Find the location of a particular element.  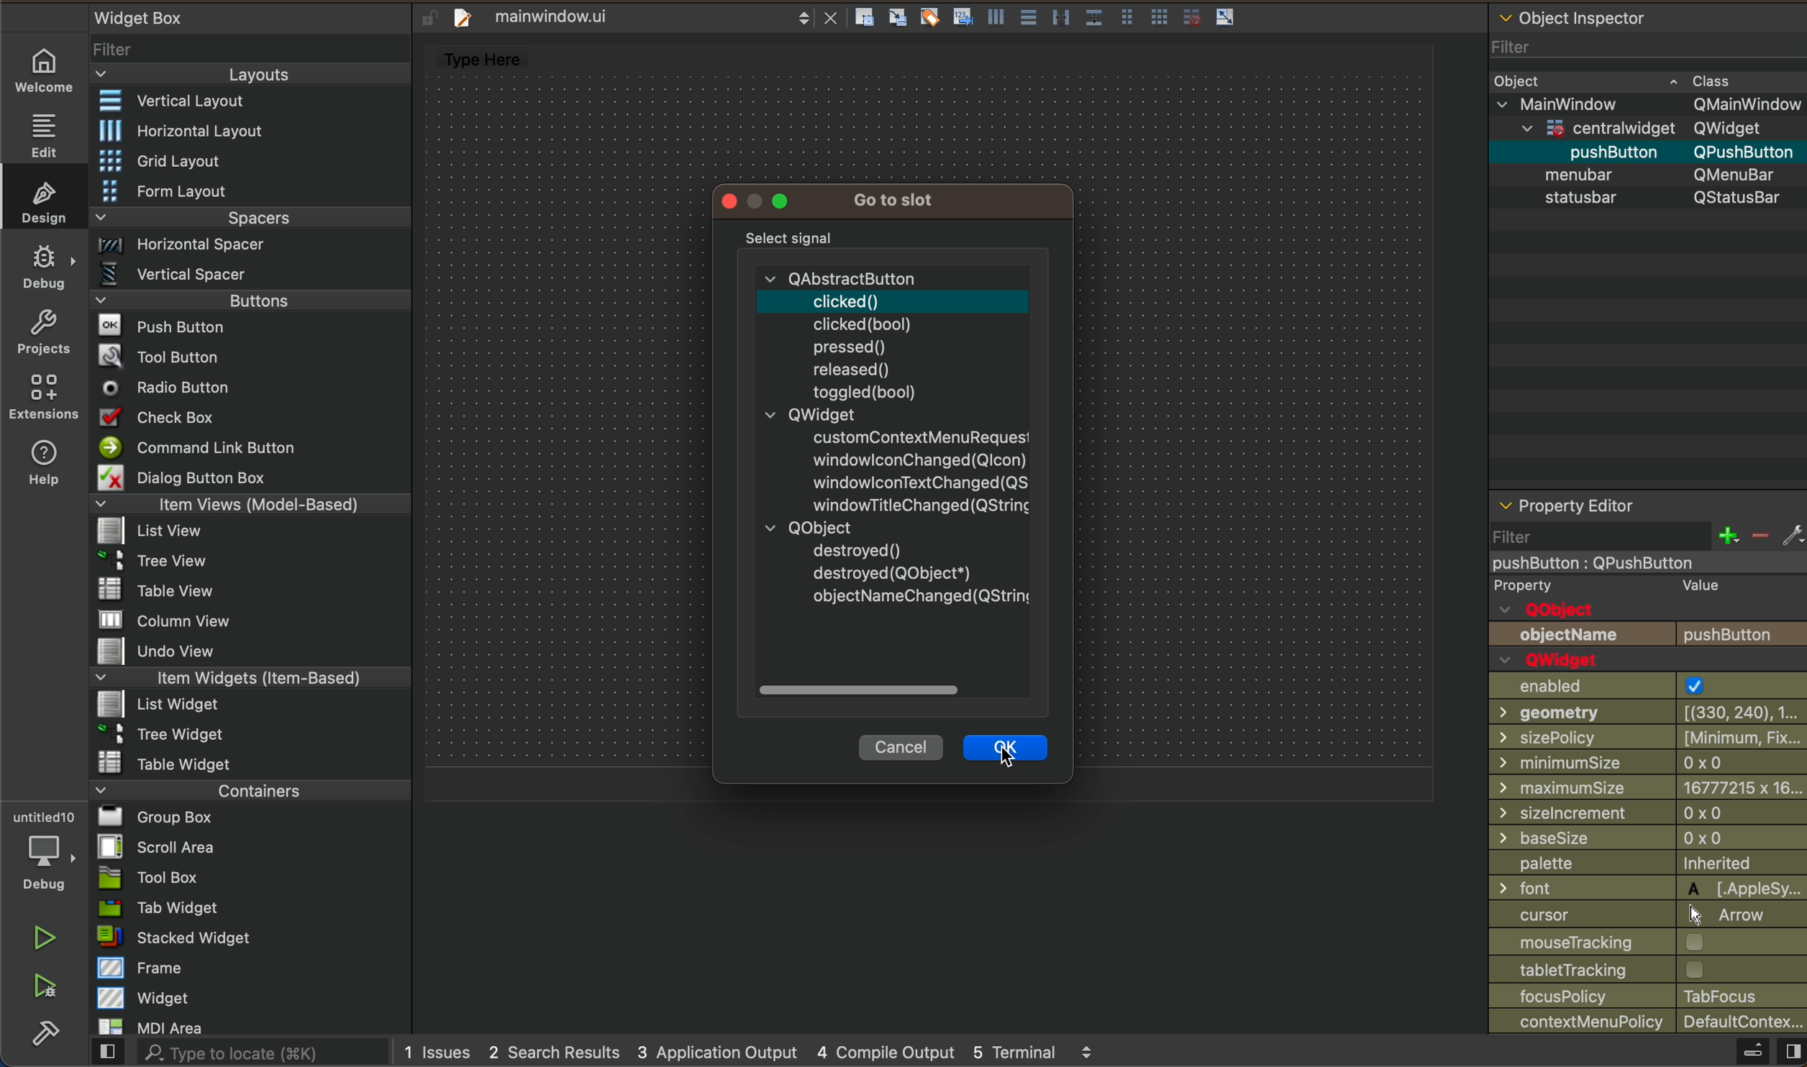

form layout is located at coordinates (250, 191).